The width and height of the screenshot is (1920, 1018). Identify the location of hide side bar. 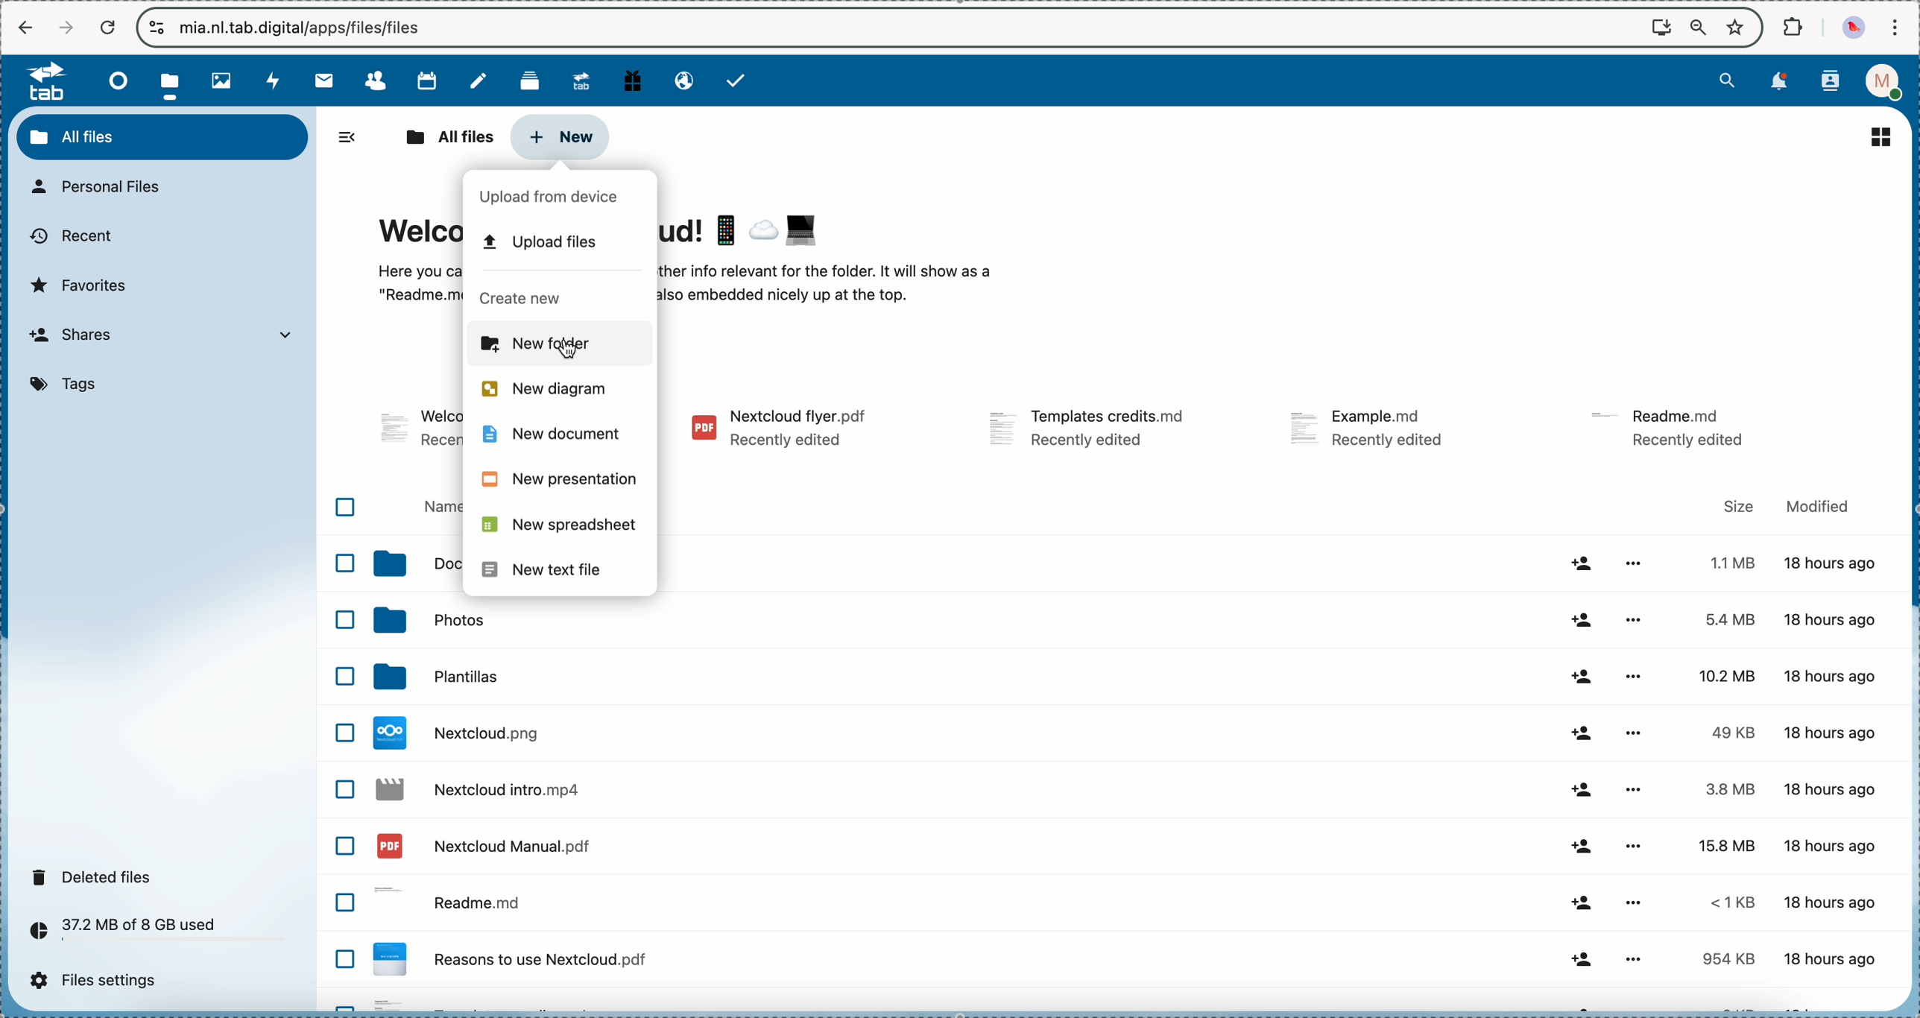
(347, 137).